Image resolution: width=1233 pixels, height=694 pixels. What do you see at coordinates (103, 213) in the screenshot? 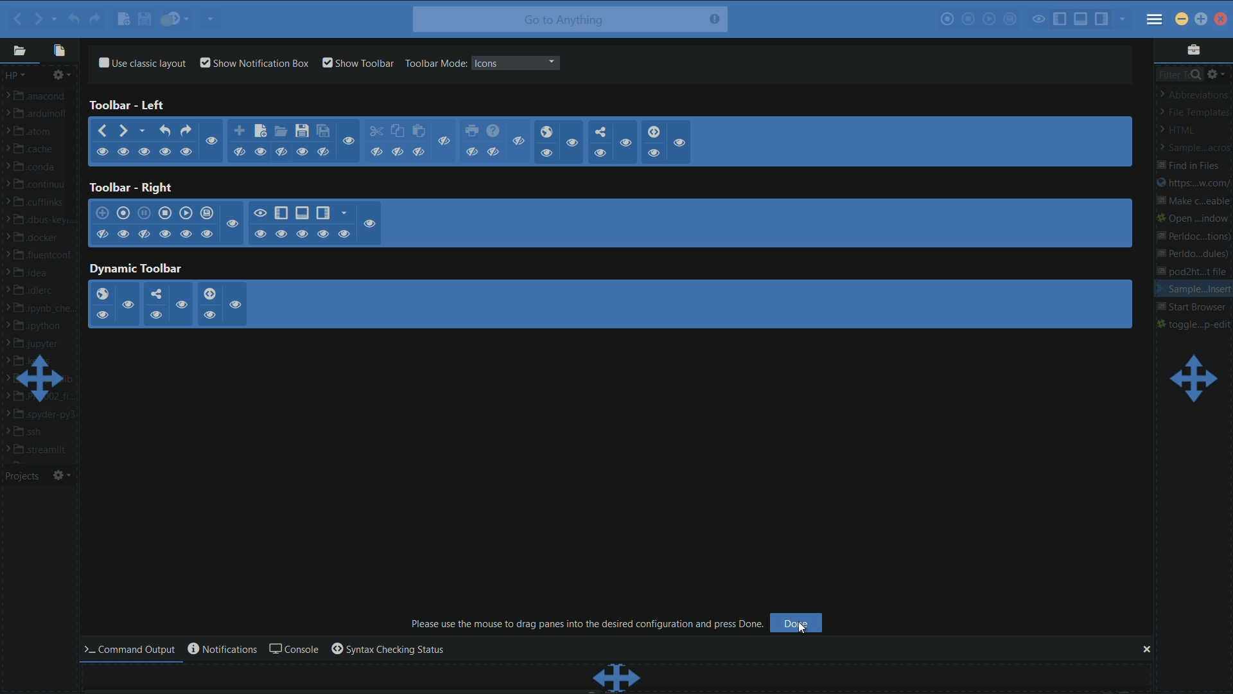
I see `write new userscript` at bounding box center [103, 213].